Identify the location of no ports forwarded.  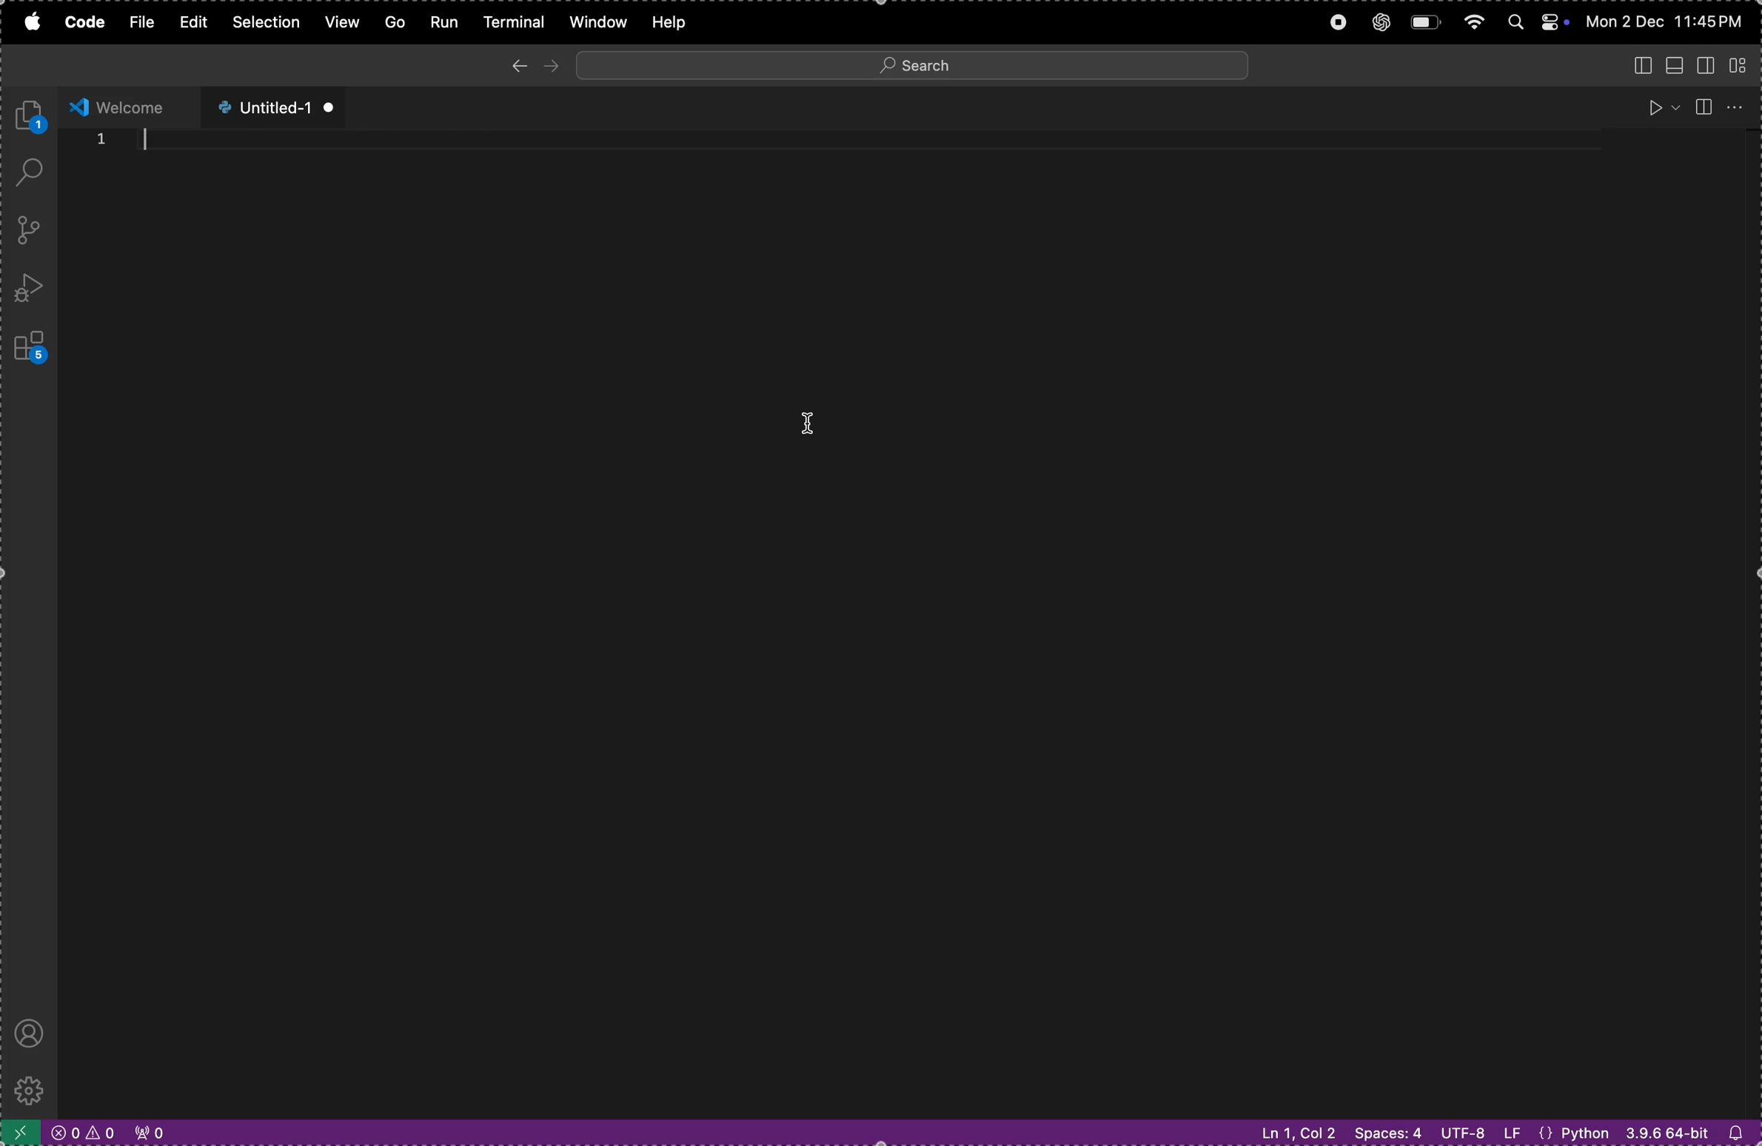
(148, 1133).